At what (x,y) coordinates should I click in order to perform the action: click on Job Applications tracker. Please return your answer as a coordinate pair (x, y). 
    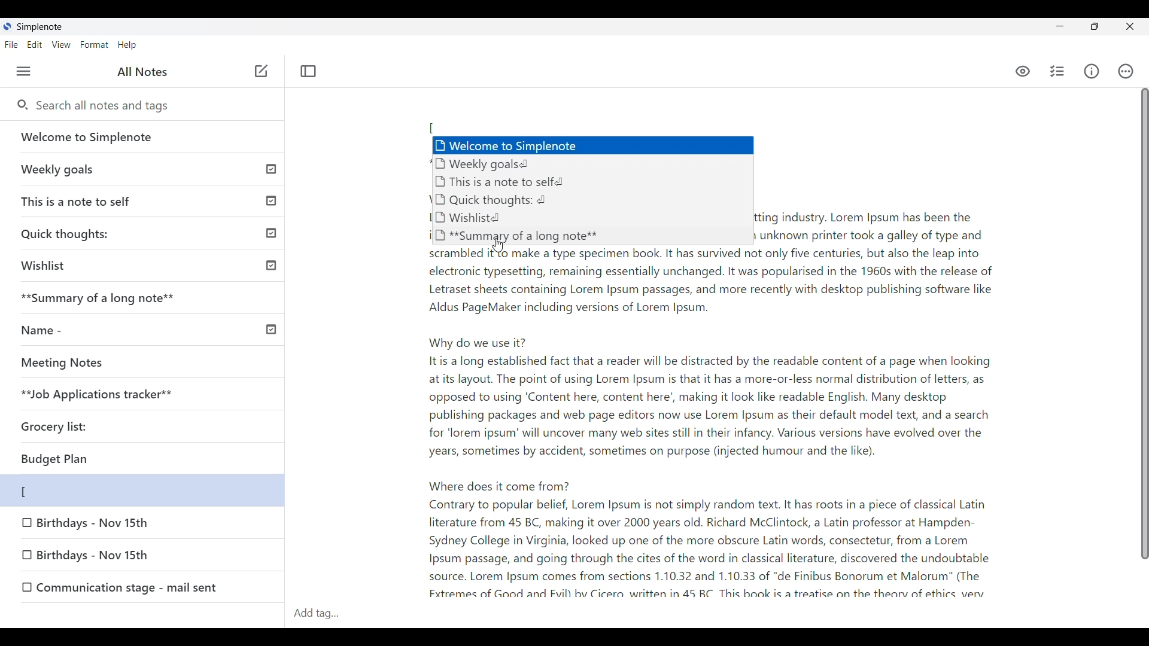
    Looking at the image, I should click on (92, 395).